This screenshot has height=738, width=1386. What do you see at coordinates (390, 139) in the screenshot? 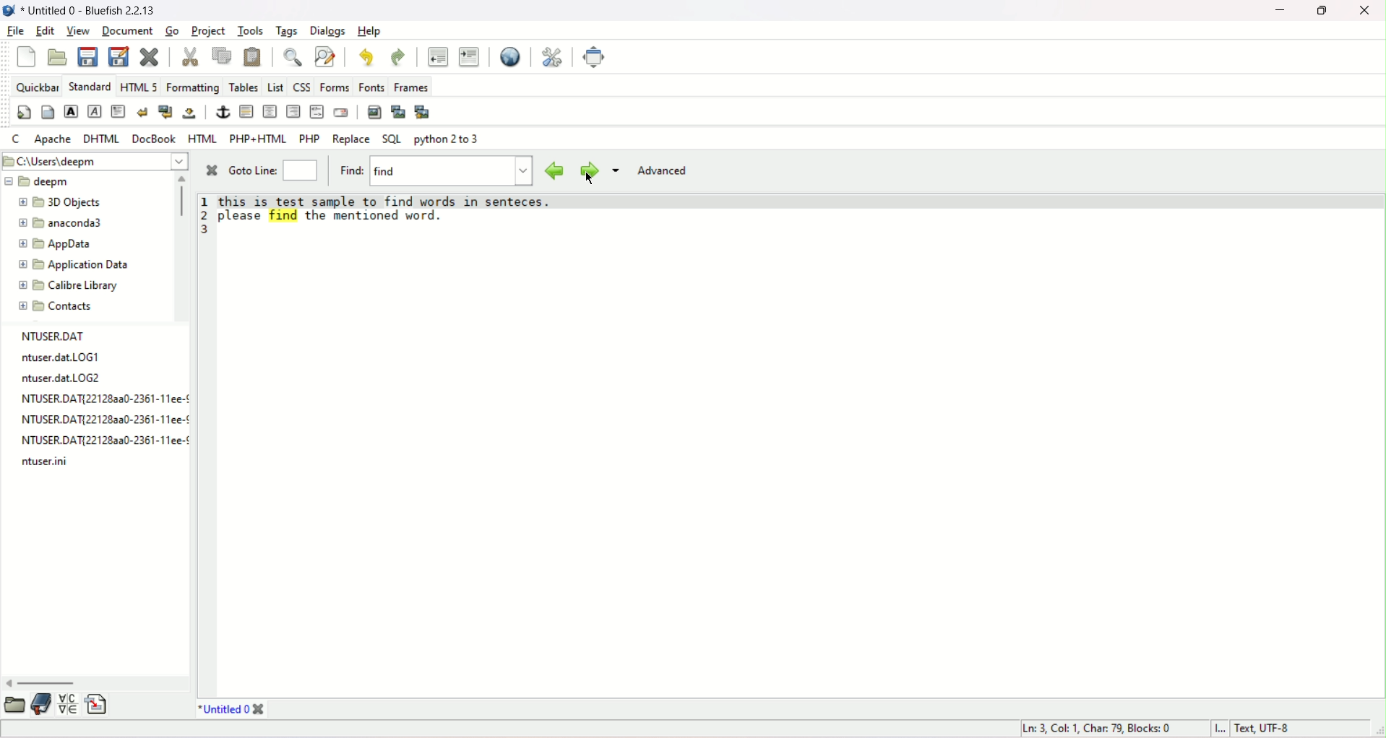
I see `SQL` at bounding box center [390, 139].